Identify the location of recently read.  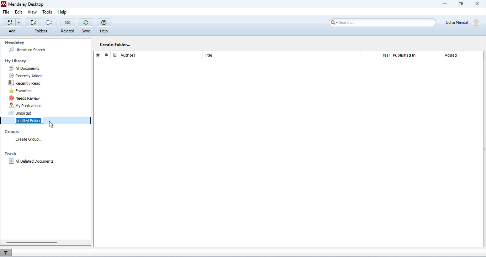
(49, 83).